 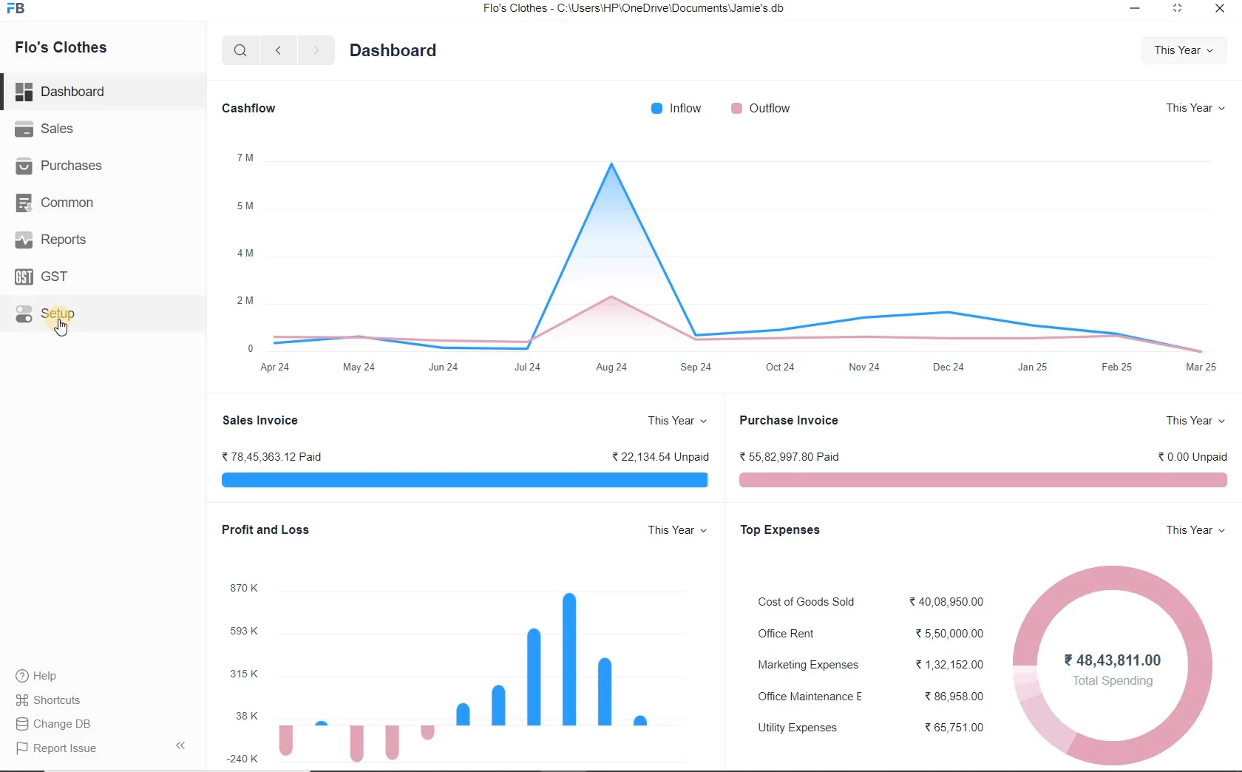 I want to click on Profit and Loss, so click(x=264, y=528).